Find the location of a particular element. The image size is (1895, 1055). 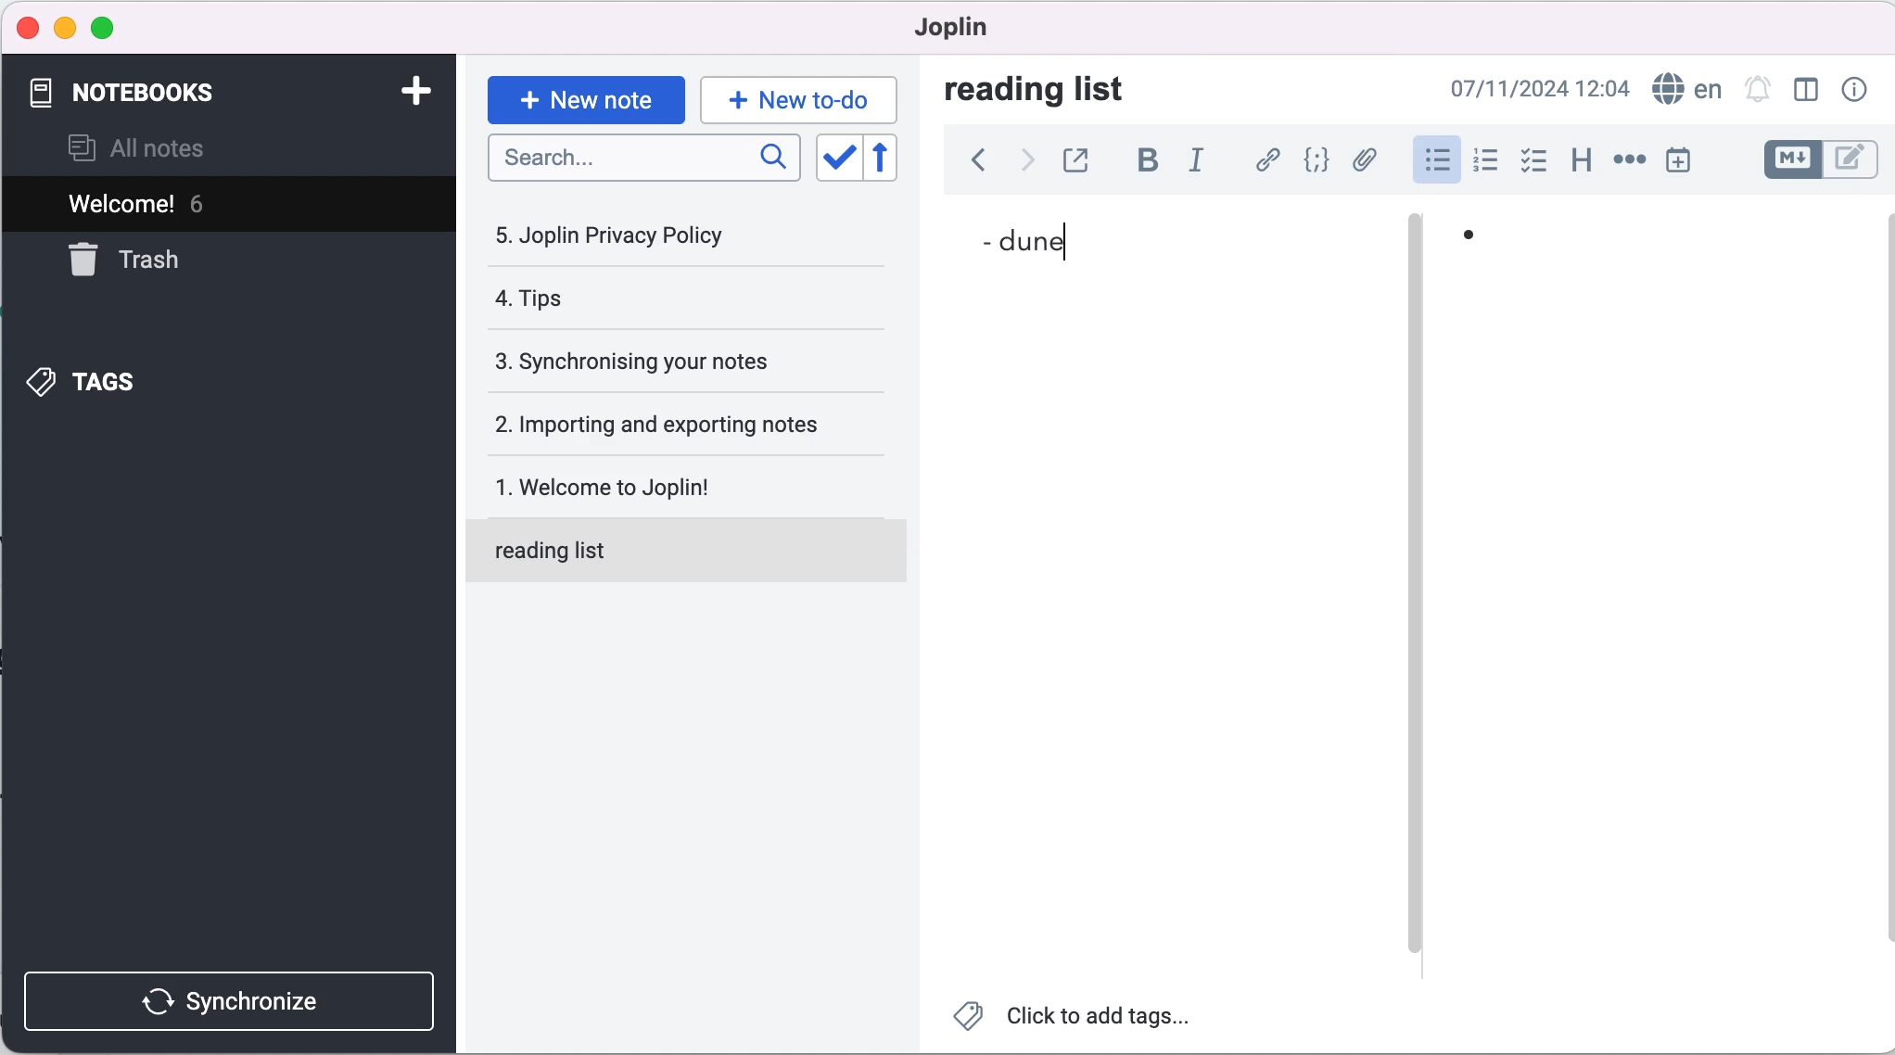

toggle editor layout is located at coordinates (1801, 91).